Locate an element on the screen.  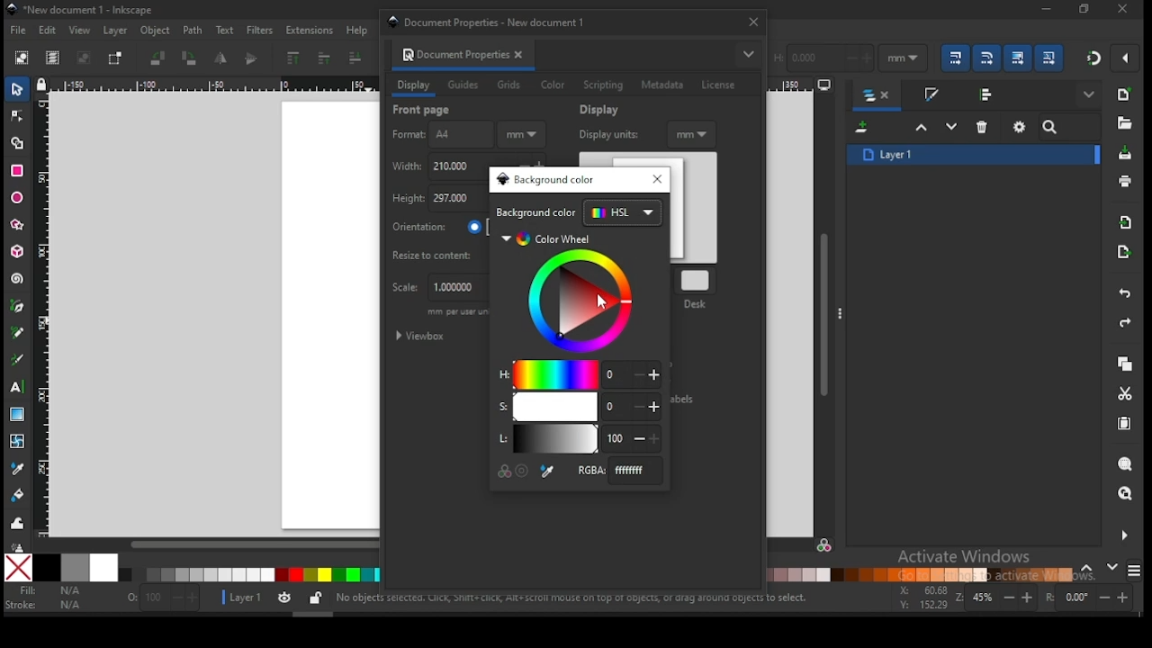
zoom object is located at coordinates (1125, 464).